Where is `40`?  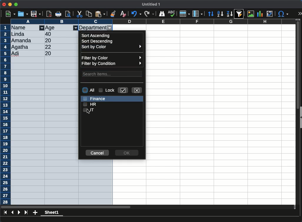
40 is located at coordinates (48, 34).